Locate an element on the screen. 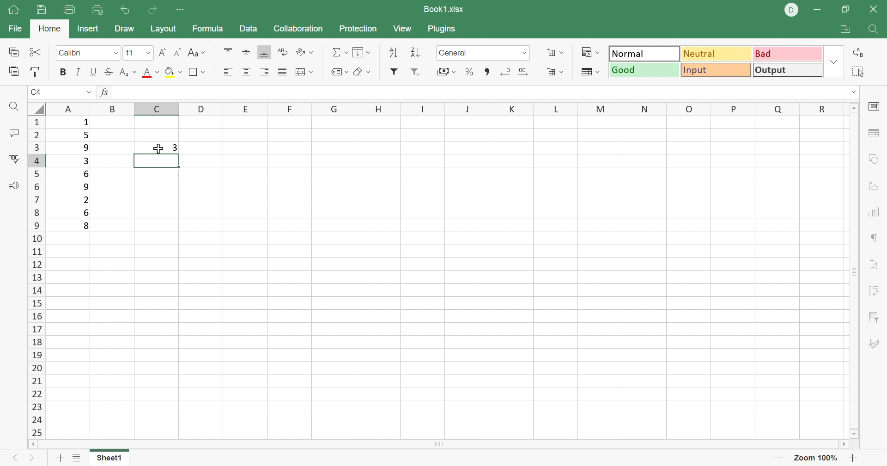 The height and width of the screenshot is (466, 887). Paragraph settings is located at coordinates (874, 240).